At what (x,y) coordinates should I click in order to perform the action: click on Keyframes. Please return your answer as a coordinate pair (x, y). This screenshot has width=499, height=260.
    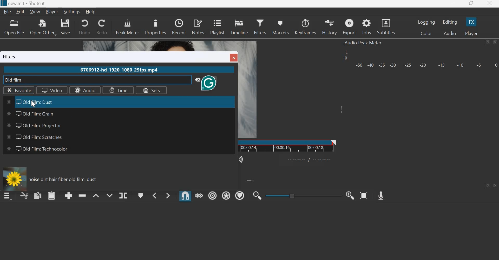
    Looking at the image, I should click on (306, 27).